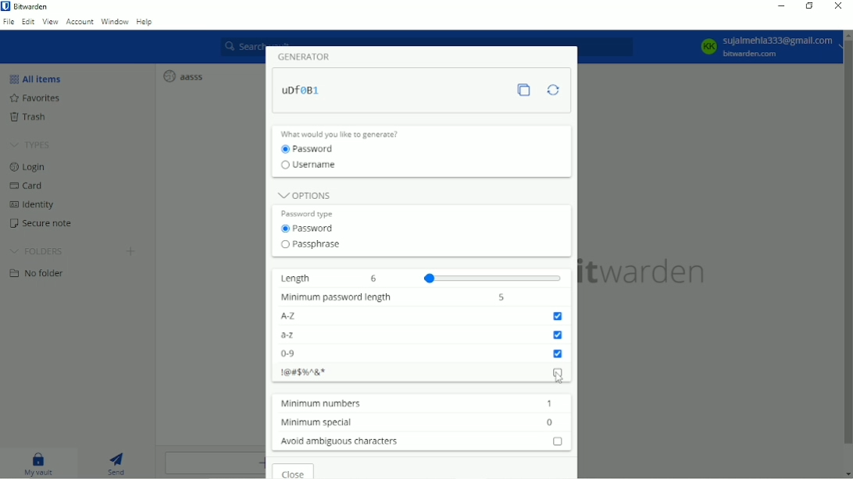  I want to click on Copy password, so click(524, 90).